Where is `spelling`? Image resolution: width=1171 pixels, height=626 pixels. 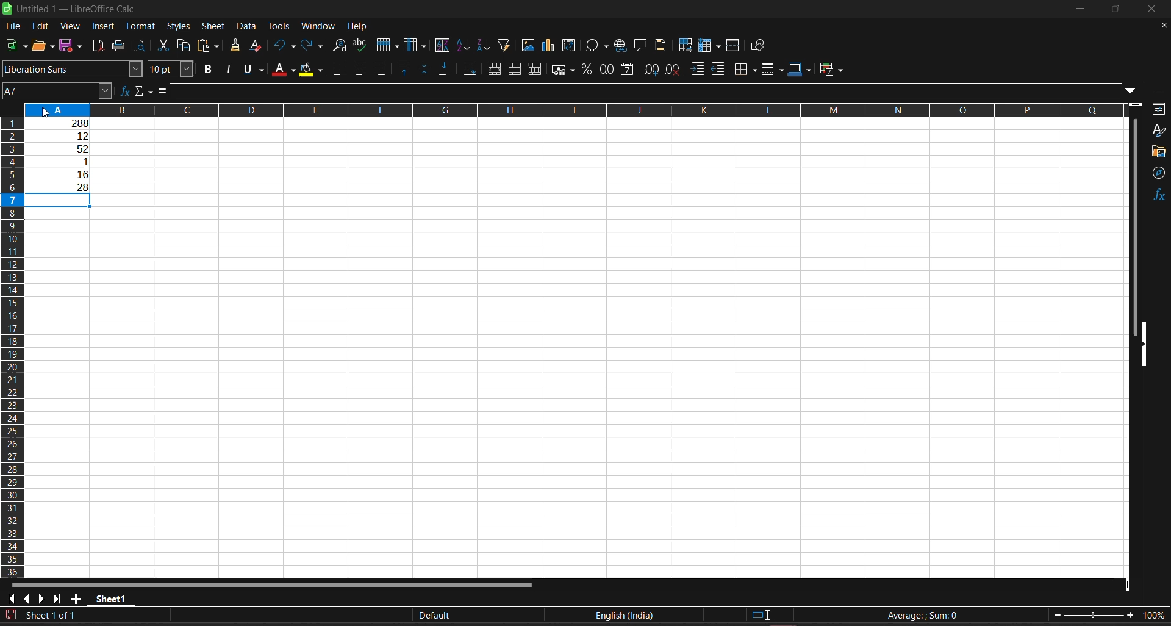
spelling is located at coordinates (360, 45).